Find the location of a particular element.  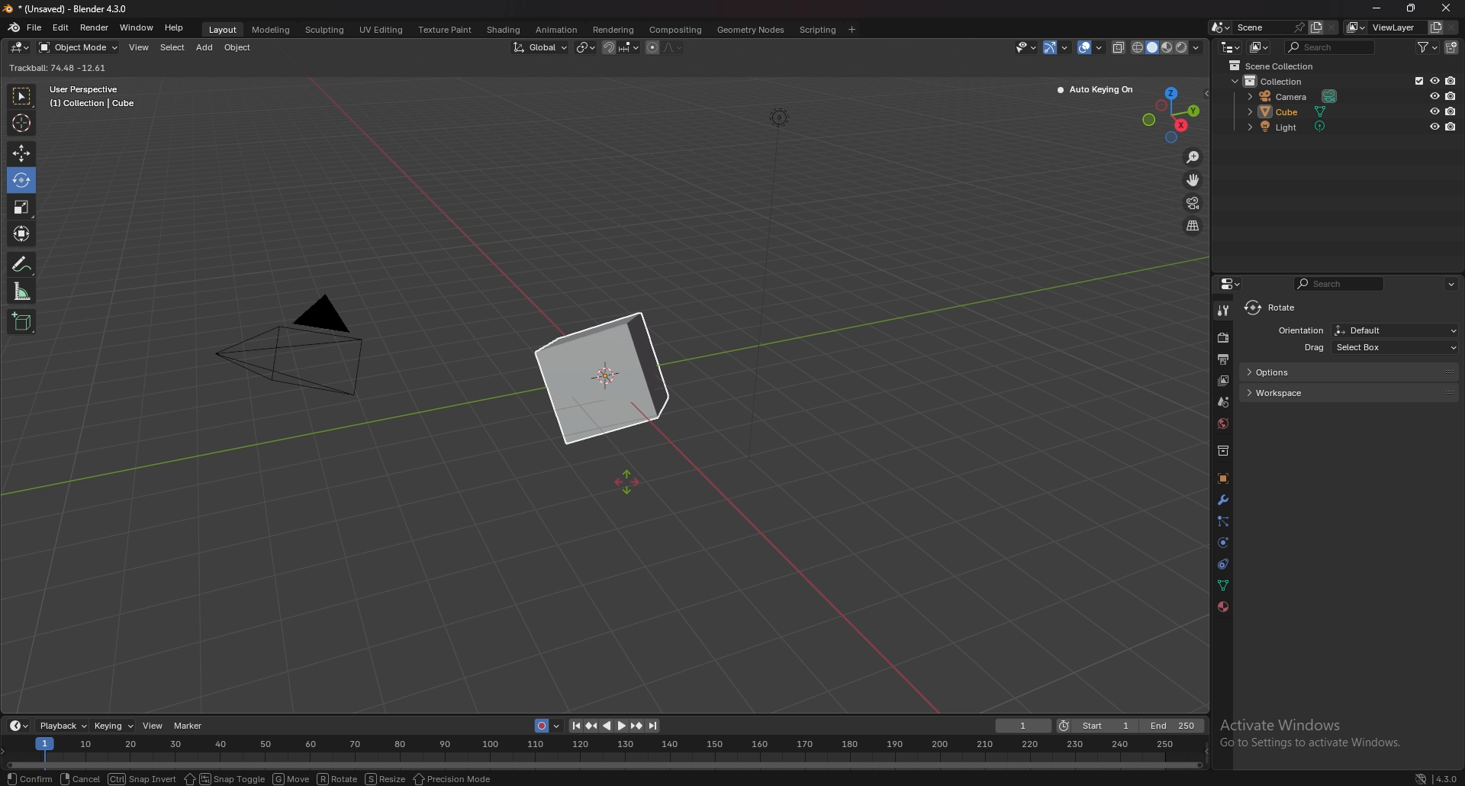

geometry nodes is located at coordinates (752, 30).